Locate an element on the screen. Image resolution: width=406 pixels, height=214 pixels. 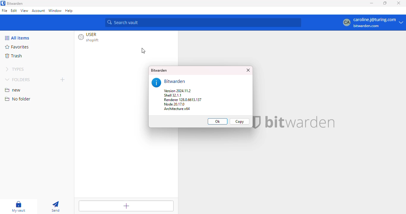
USER shoplift is located at coordinates (91, 38).